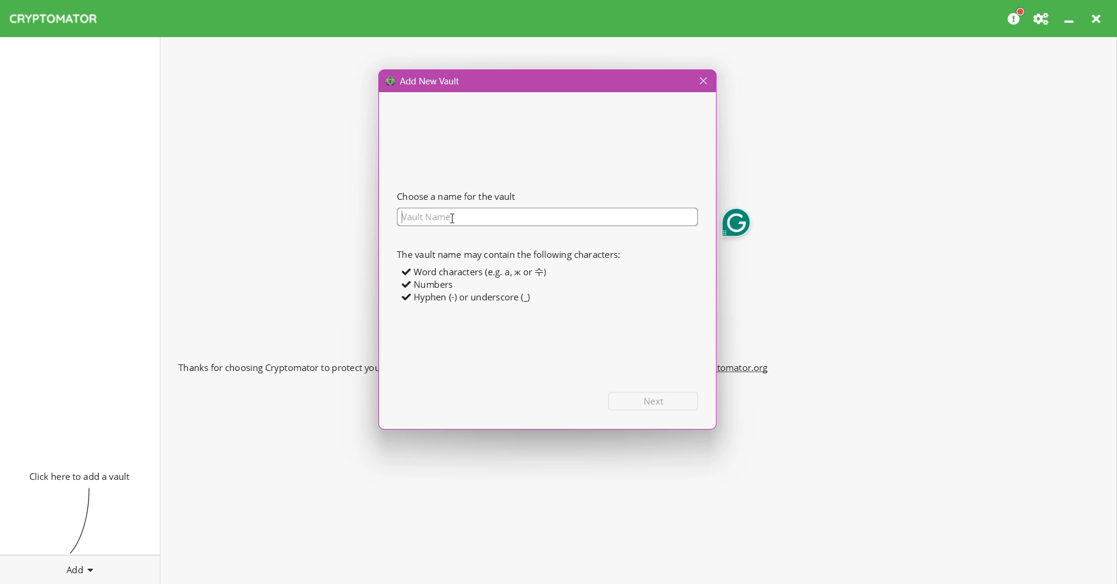 The height and width of the screenshot is (584, 1117). Describe the element at coordinates (547, 217) in the screenshot. I see `Vault Name` at that location.